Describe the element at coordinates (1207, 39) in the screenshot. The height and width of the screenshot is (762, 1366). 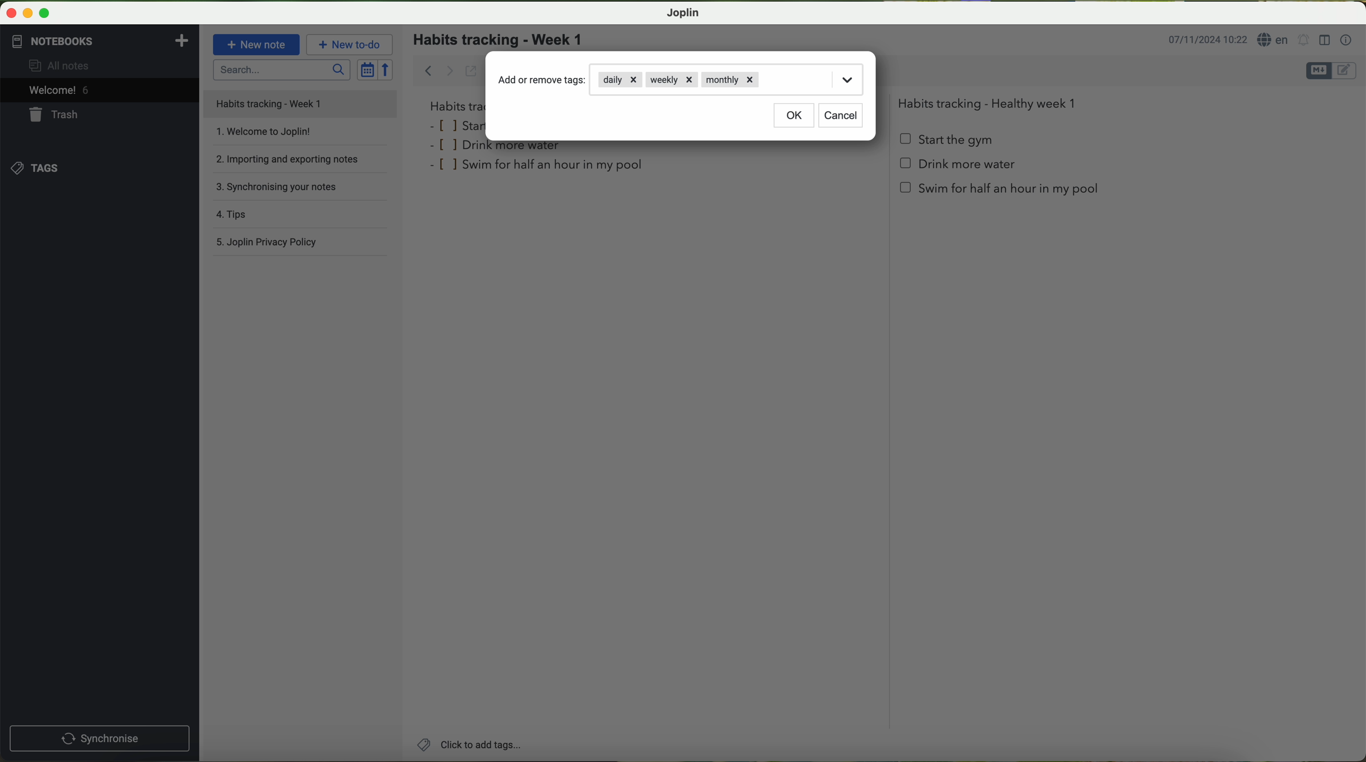
I see `date and hour` at that location.